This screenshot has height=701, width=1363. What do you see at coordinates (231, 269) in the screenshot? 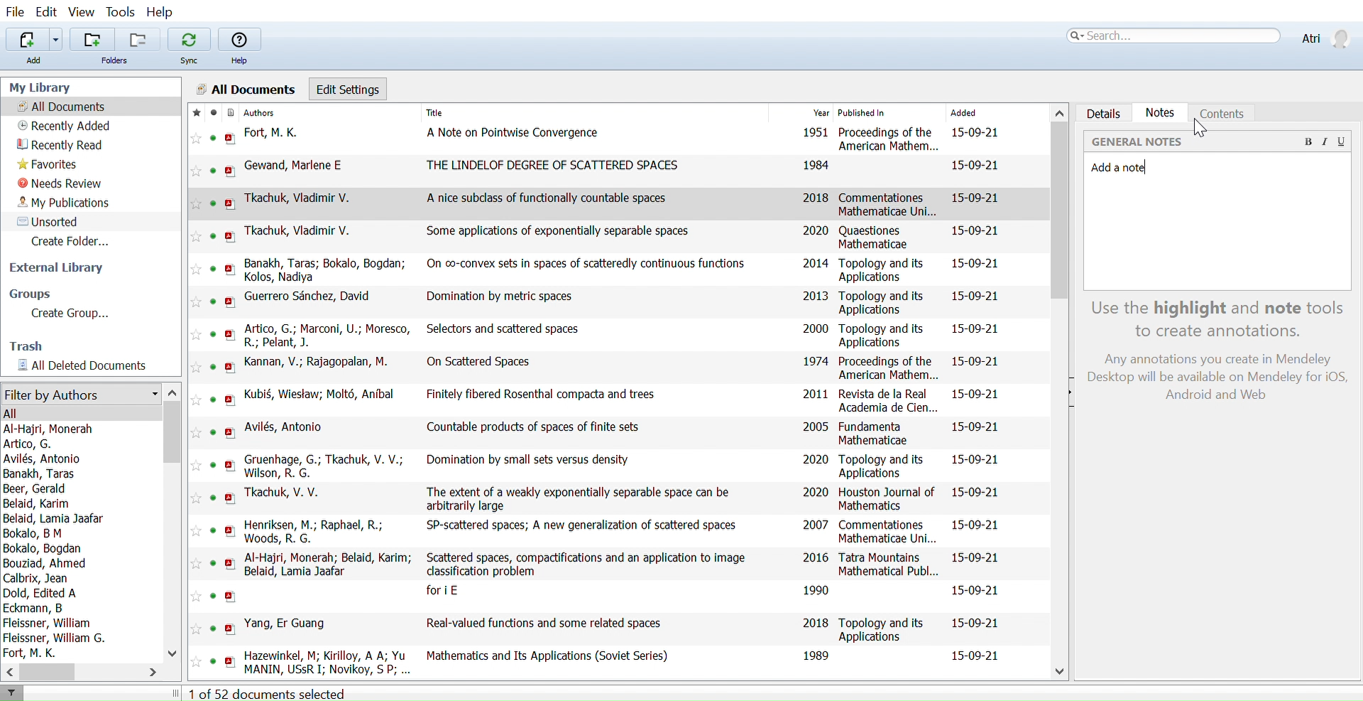
I see `open PDF` at bounding box center [231, 269].